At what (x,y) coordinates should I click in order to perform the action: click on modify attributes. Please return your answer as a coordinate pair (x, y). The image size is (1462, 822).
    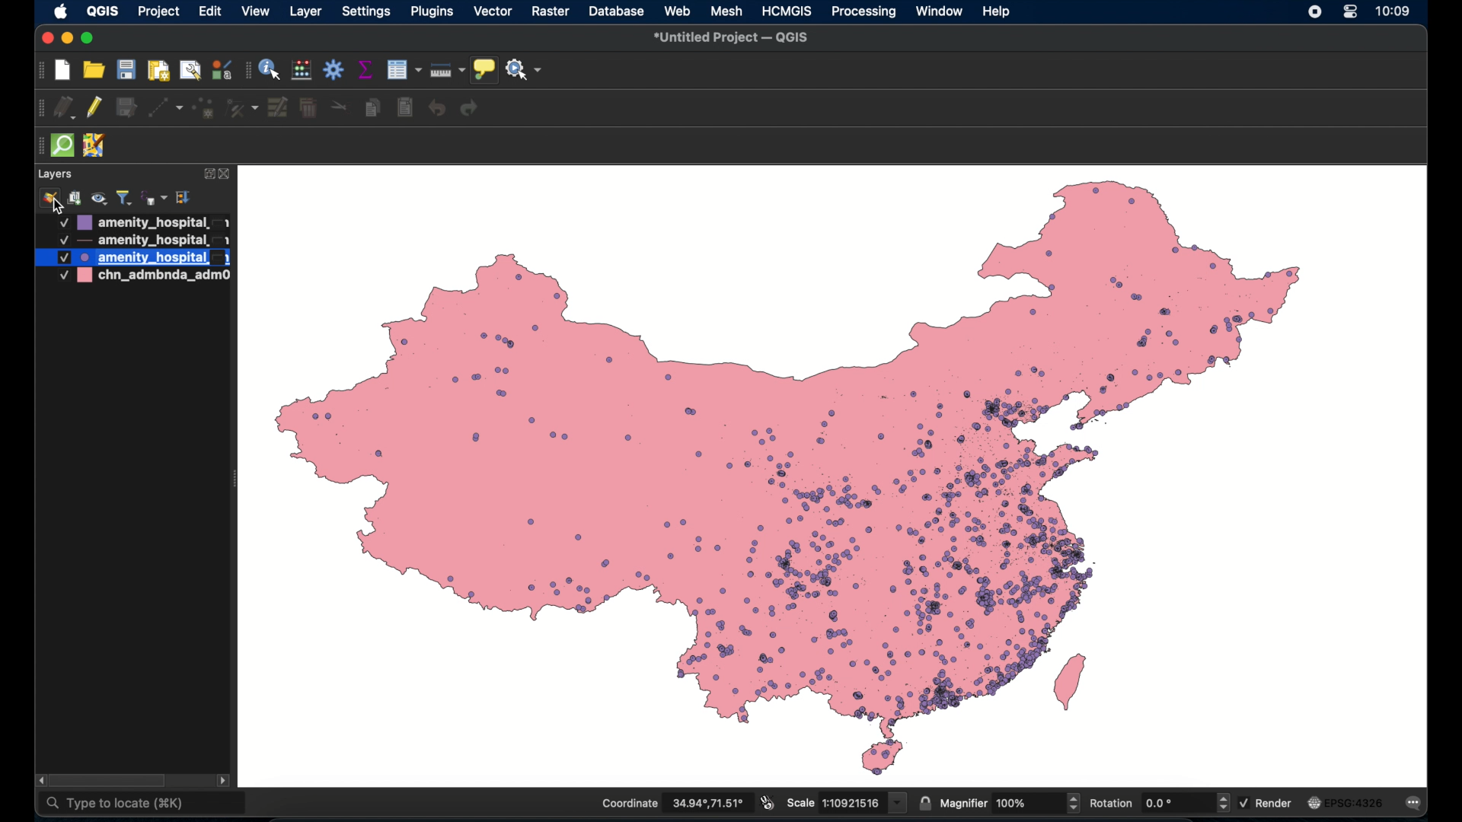
    Looking at the image, I should click on (278, 108).